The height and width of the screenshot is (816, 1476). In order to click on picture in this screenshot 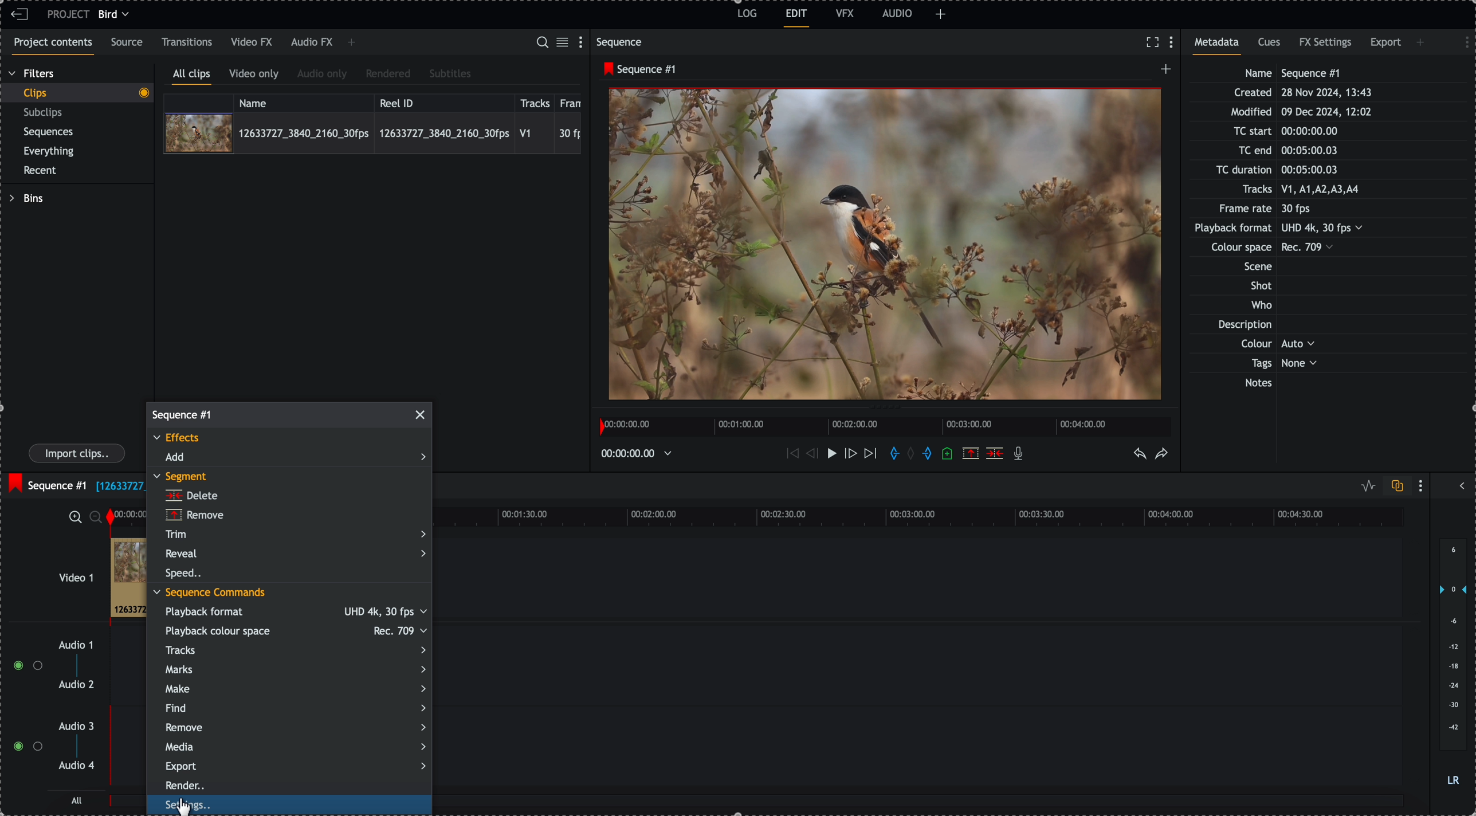, I will do `click(885, 247)`.